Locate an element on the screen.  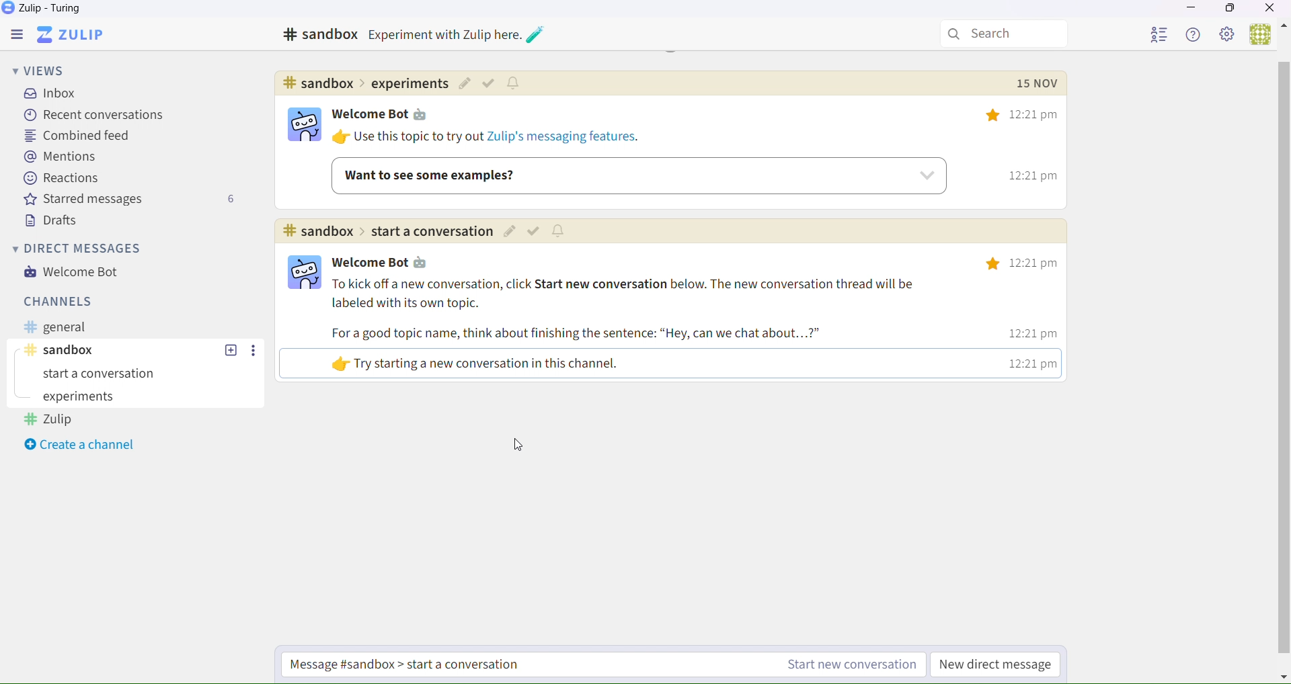
 is located at coordinates (1283, 676).